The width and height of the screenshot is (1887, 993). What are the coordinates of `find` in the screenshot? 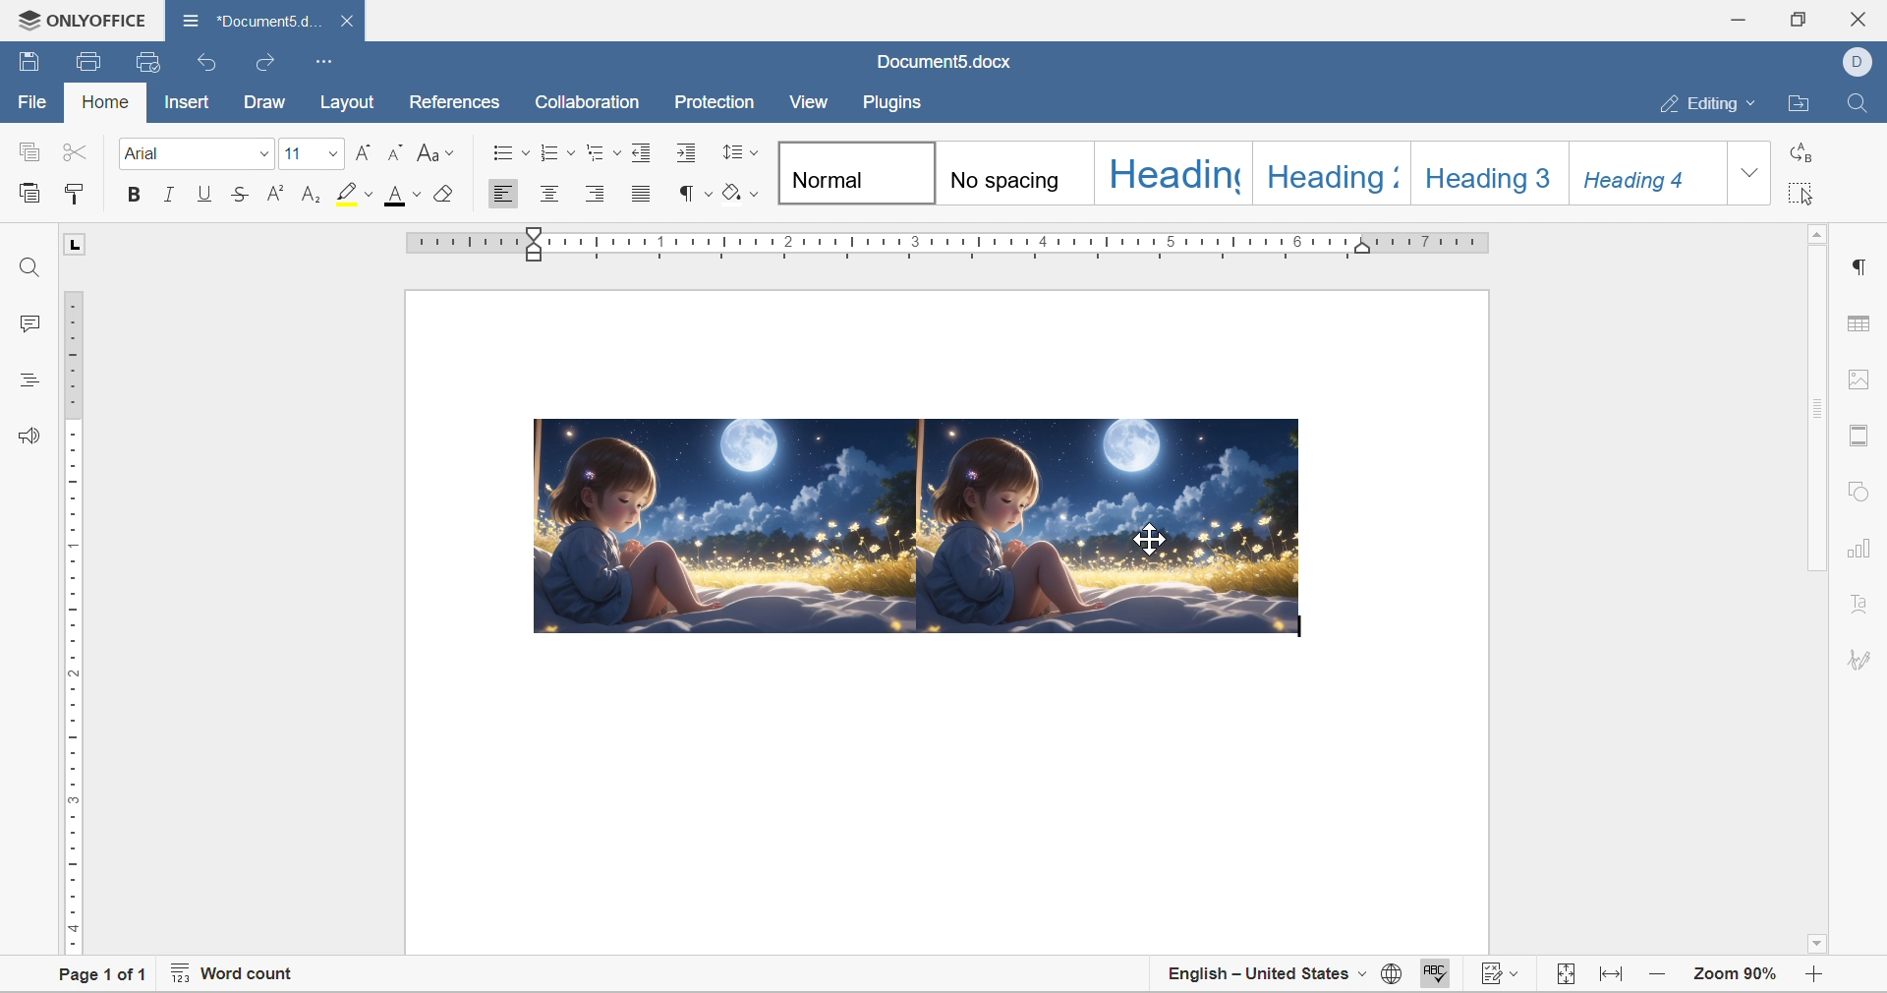 It's located at (29, 269).